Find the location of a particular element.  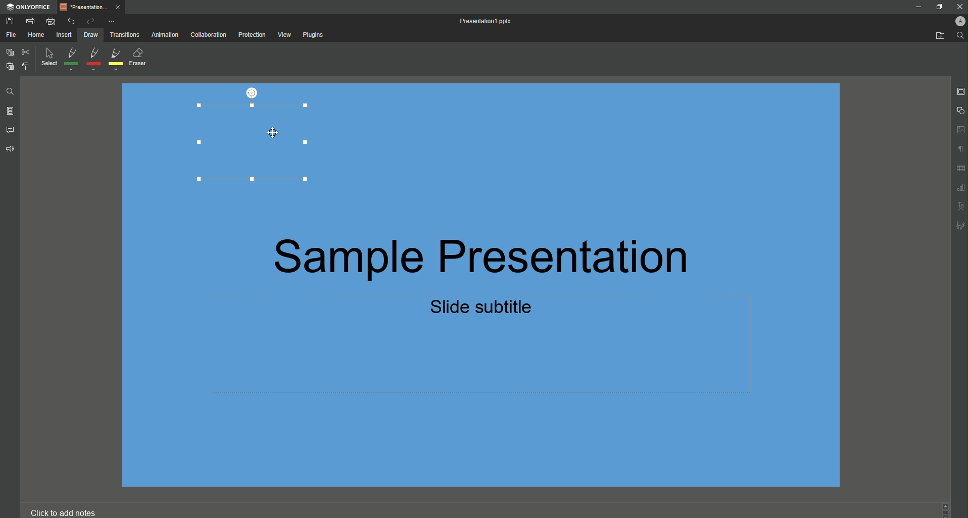

Feedback is located at coordinates (10, 151).